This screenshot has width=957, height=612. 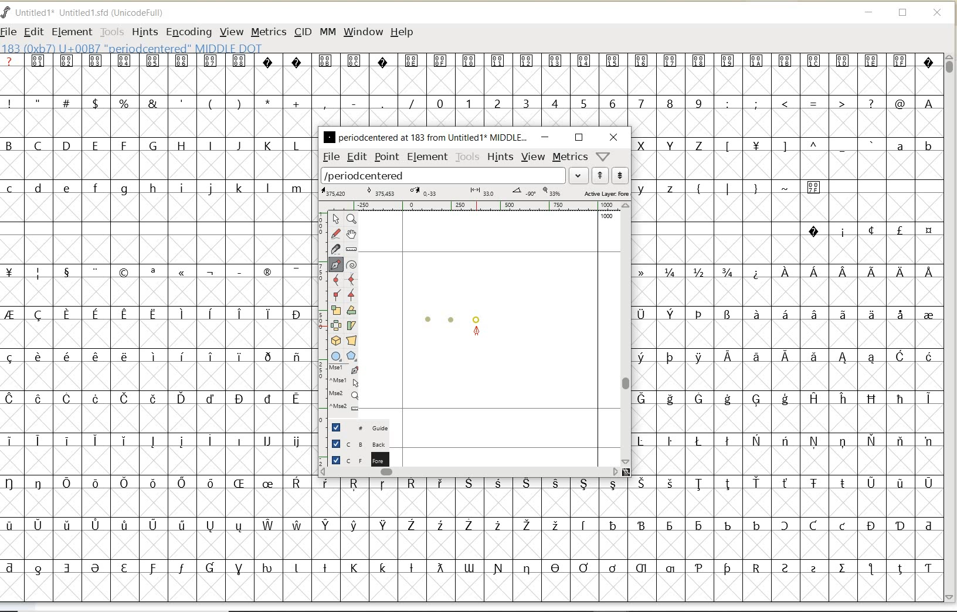 What do you see at coordinates (914, 148) in the screenshot?
I see `lowercase letters` at bounding box center [914, 148].